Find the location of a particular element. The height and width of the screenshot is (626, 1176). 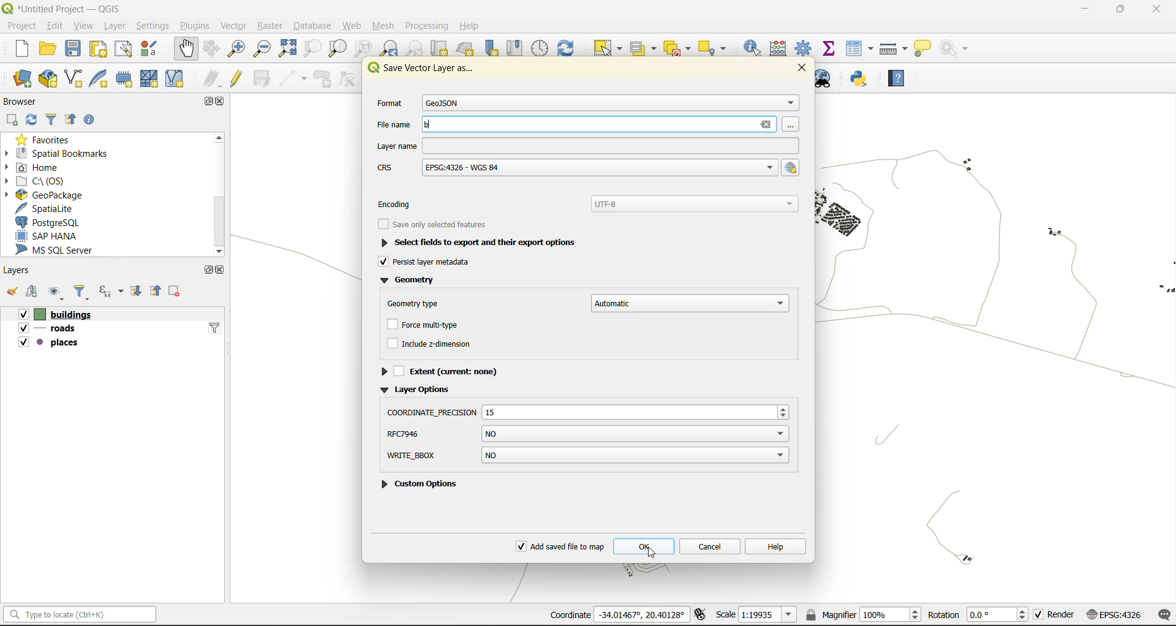

filter is located at coordinates (84, 292).